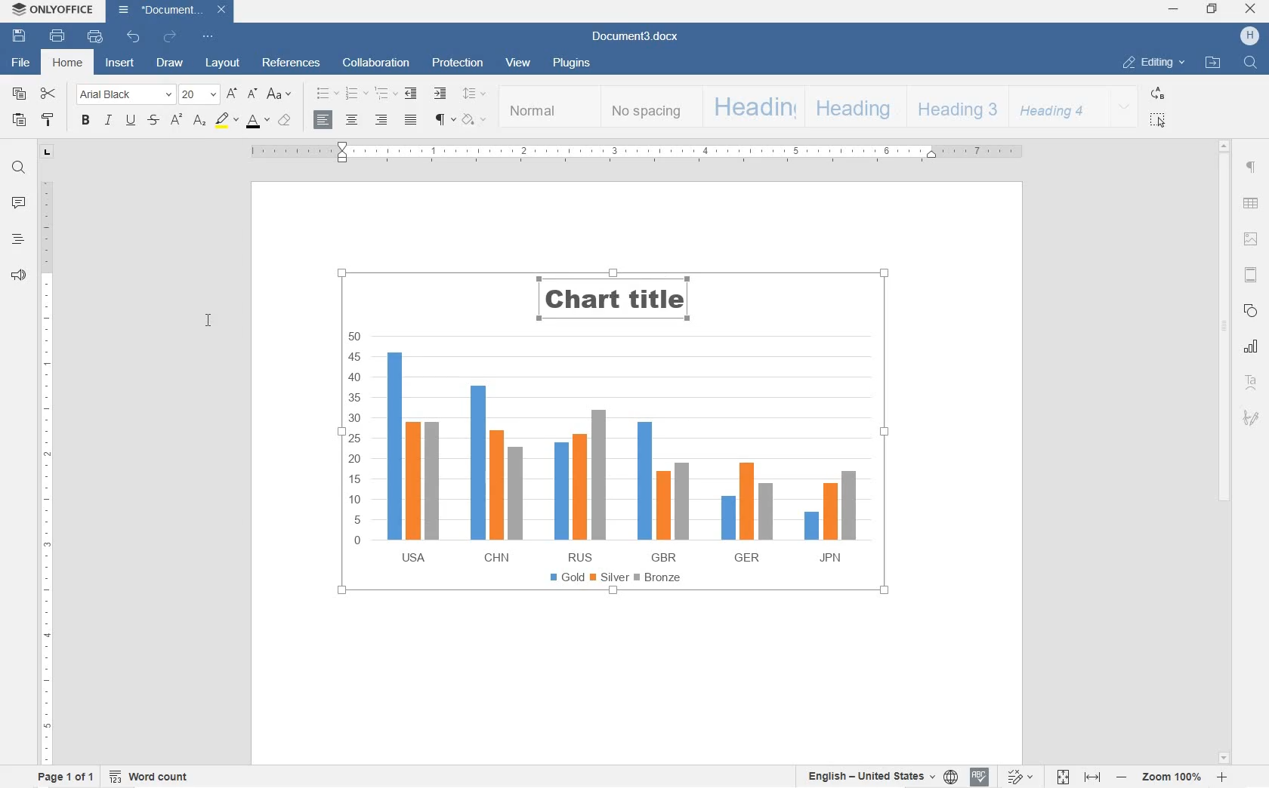 This screenshot has width=1269, height=788. Describe the element at coordinates (1250, 275) in the screenshot. I see `HEADER & FOOTERS` at that location.